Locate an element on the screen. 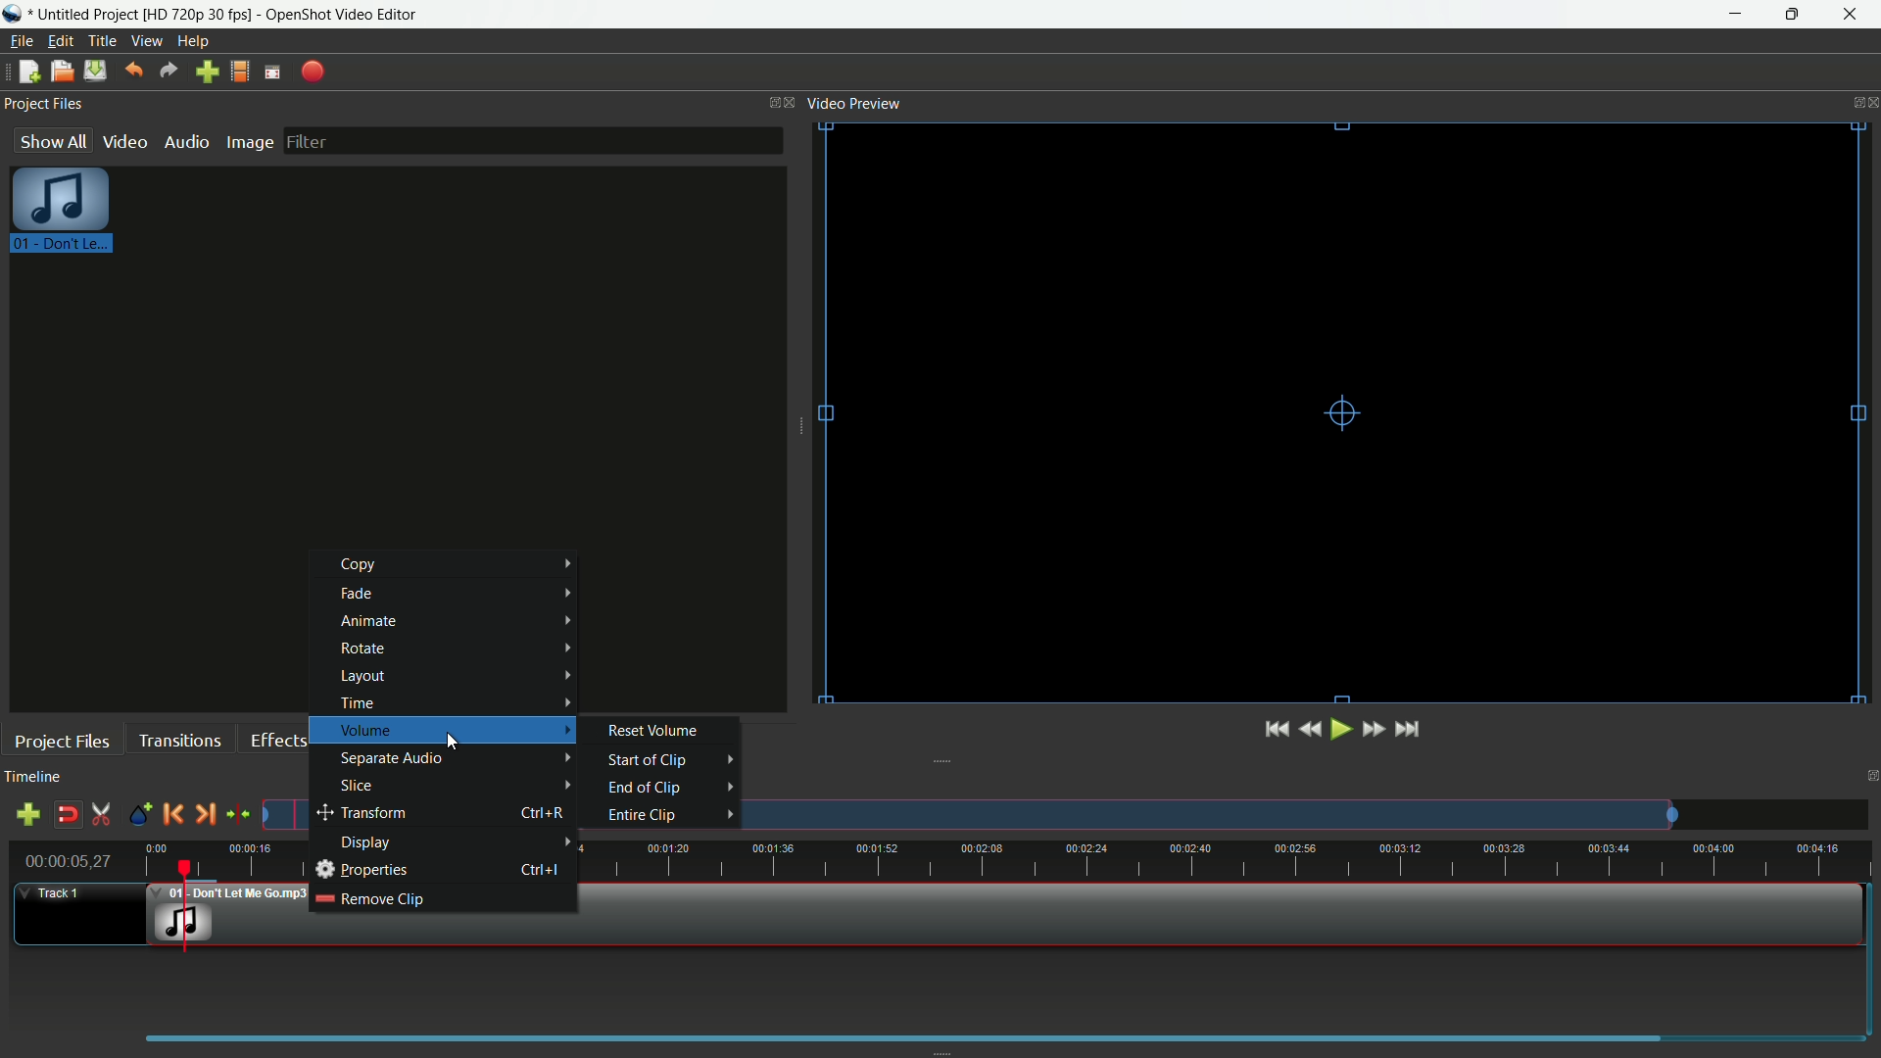  jump to end is located at coordinates (1410, 729).